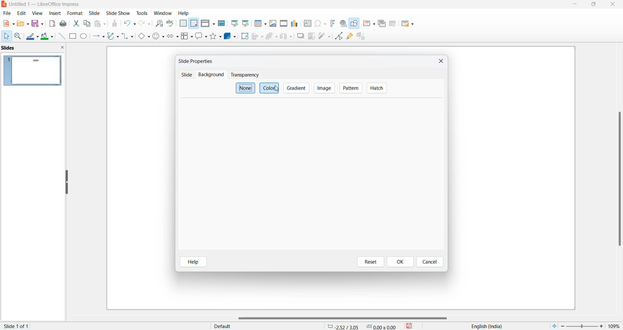 This screenshot has width=623, height=330. Describe the element at coordinates (440, 62) in the screenshot. I see `close` at that location.